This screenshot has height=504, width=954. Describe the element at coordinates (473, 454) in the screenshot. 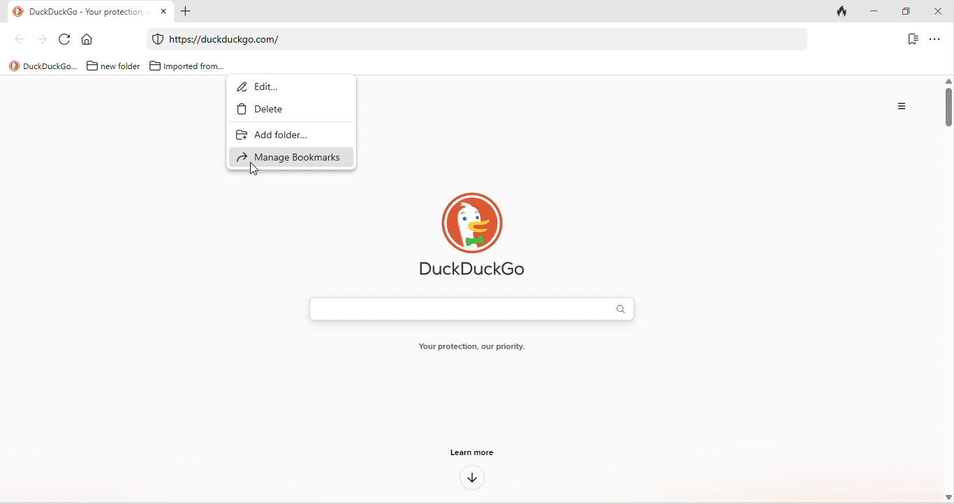

I see `learn more` at that location.